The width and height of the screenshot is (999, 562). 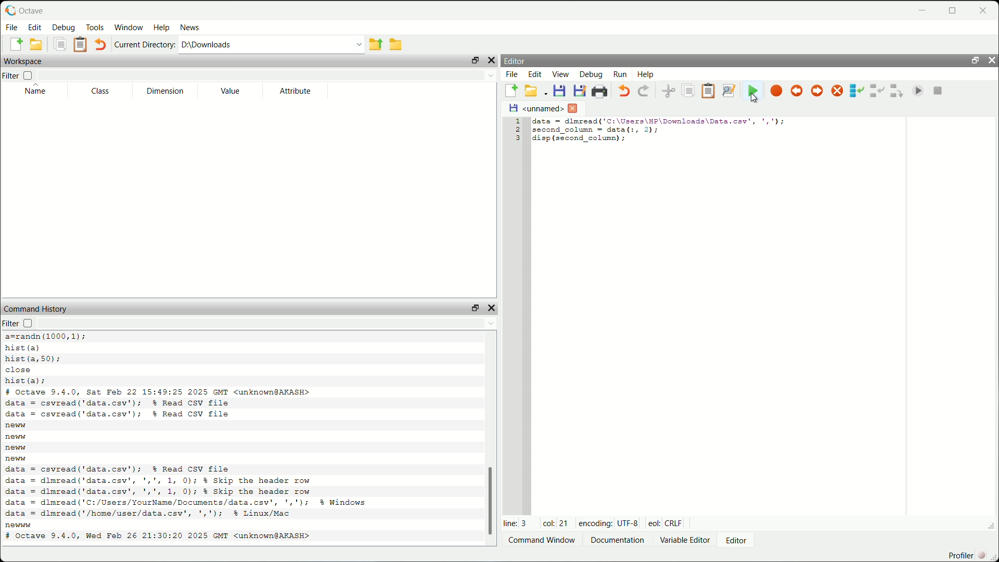 I want to click on cut, so click(x=670, y=92).